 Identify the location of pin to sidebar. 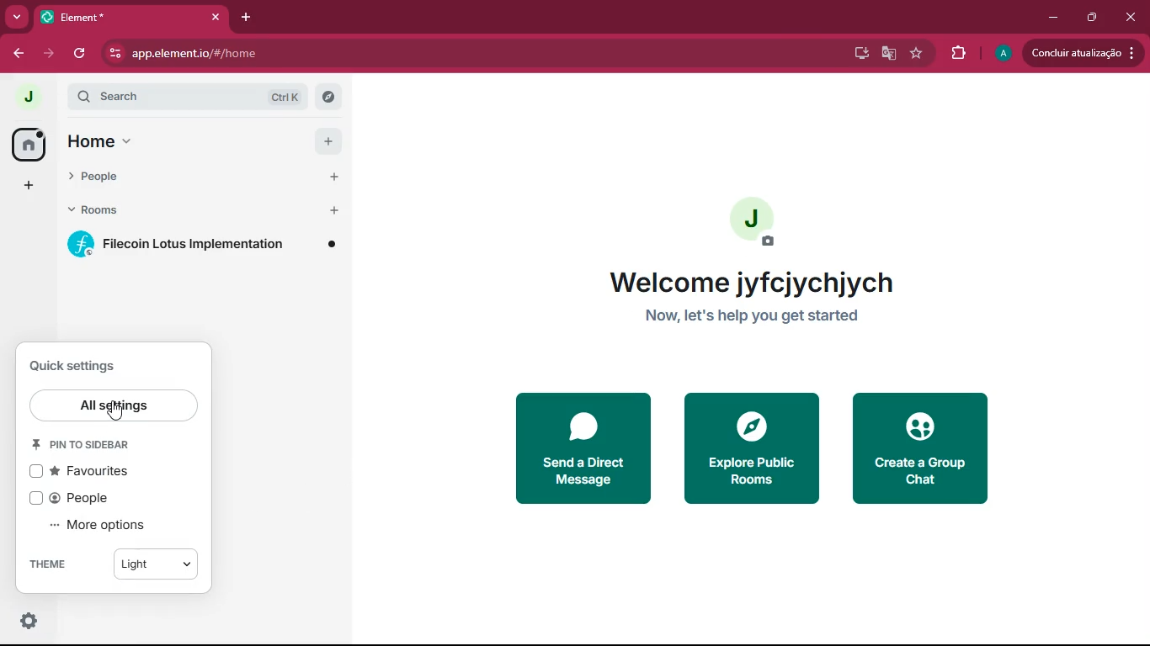
(90, 444).